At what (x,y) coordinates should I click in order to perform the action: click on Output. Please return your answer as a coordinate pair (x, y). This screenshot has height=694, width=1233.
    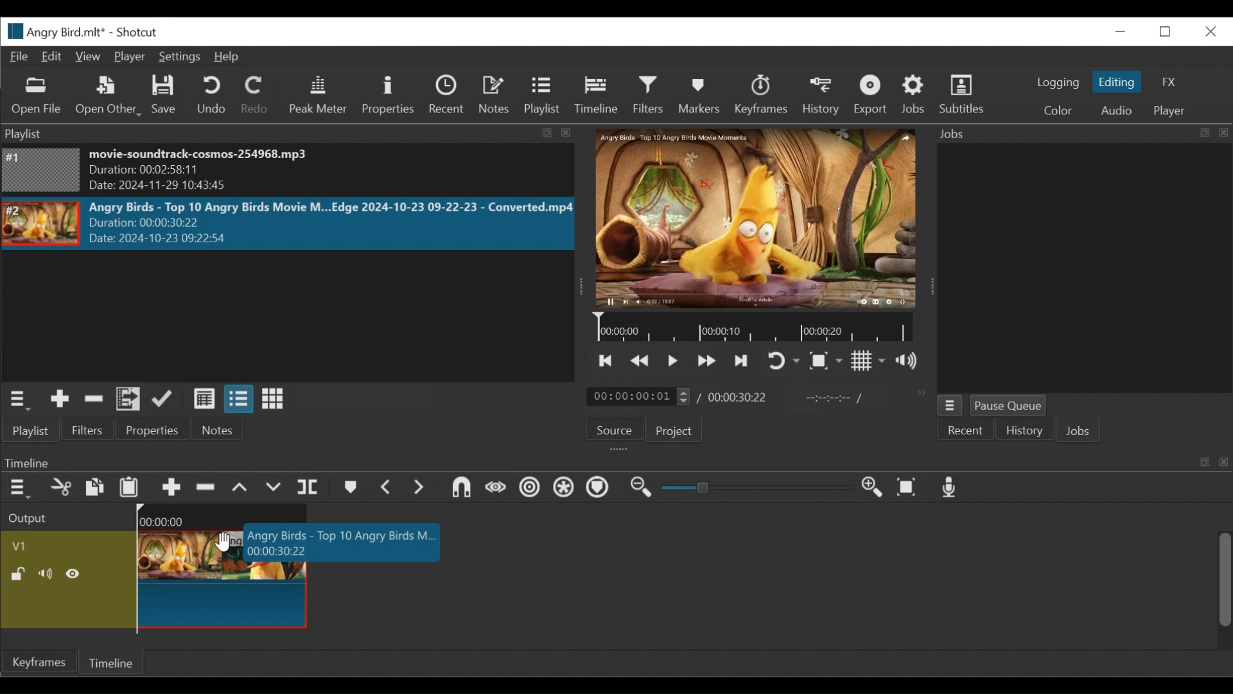
    Looking at the image, I should click on (66, 517).